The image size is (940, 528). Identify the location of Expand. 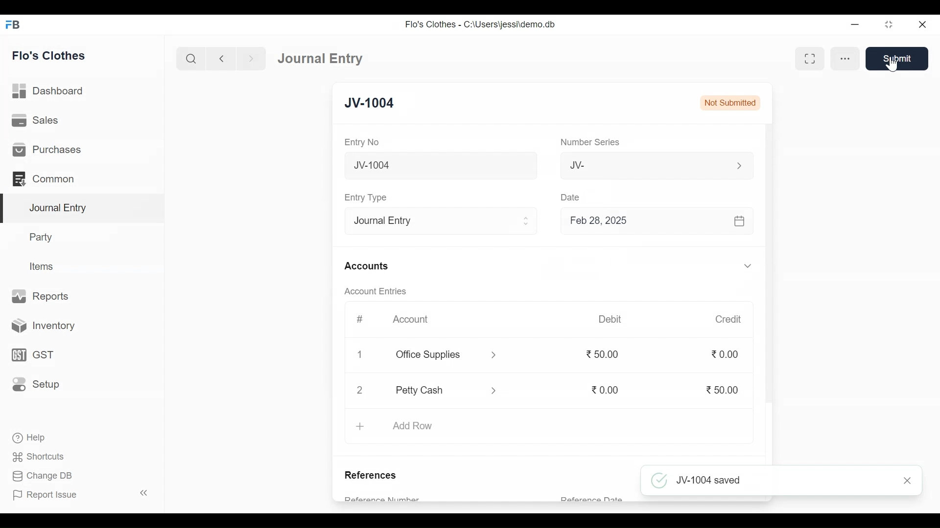
(738, 166).